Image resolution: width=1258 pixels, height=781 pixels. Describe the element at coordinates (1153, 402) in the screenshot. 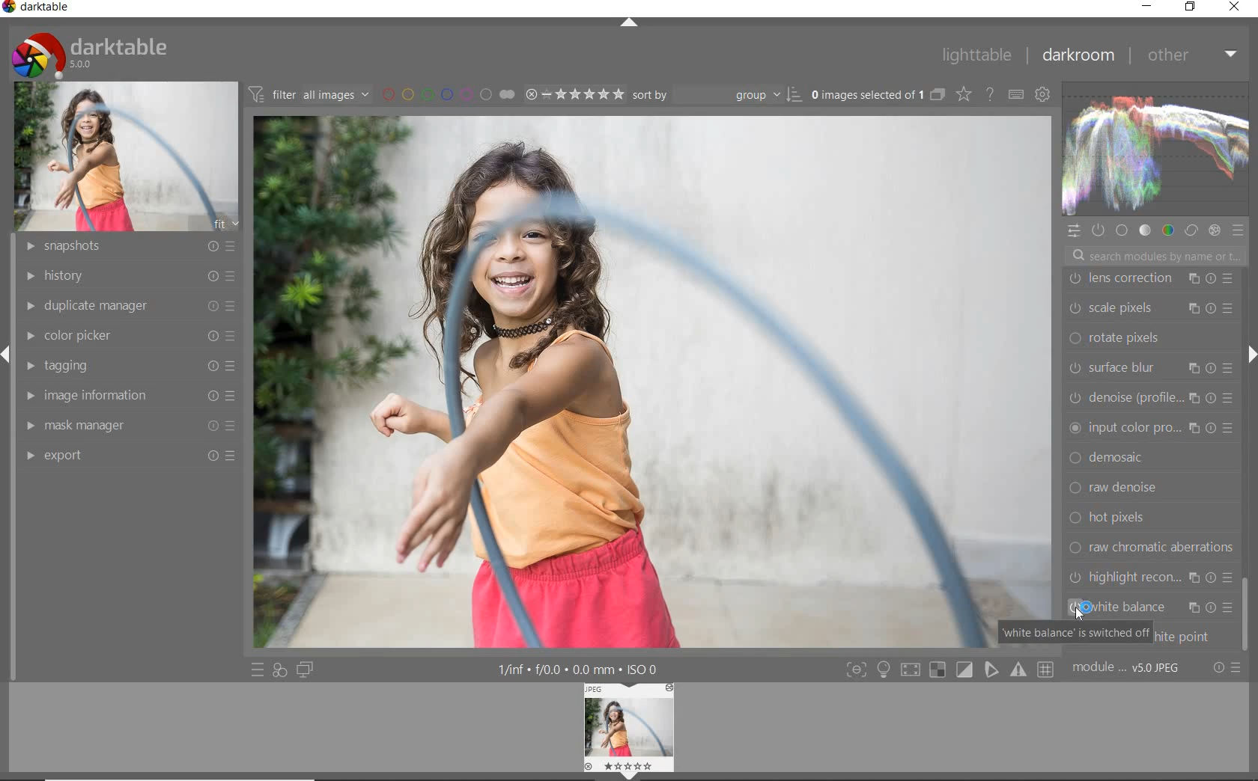

I see `color reconstruction` at that location.